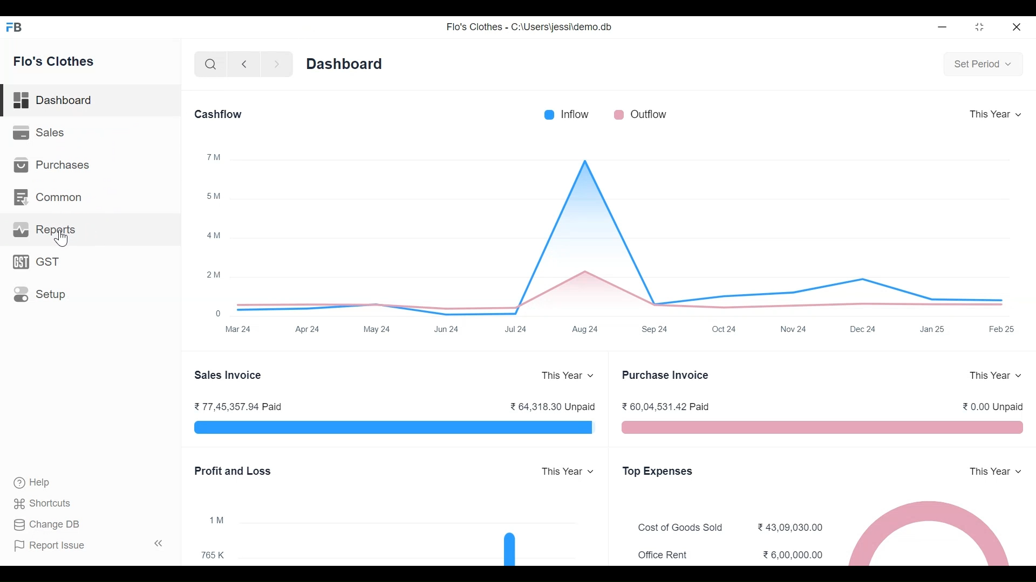 Image resolution: width=1036 pixels, height=582 pixels. I want to click on Help, so click(30, 481).